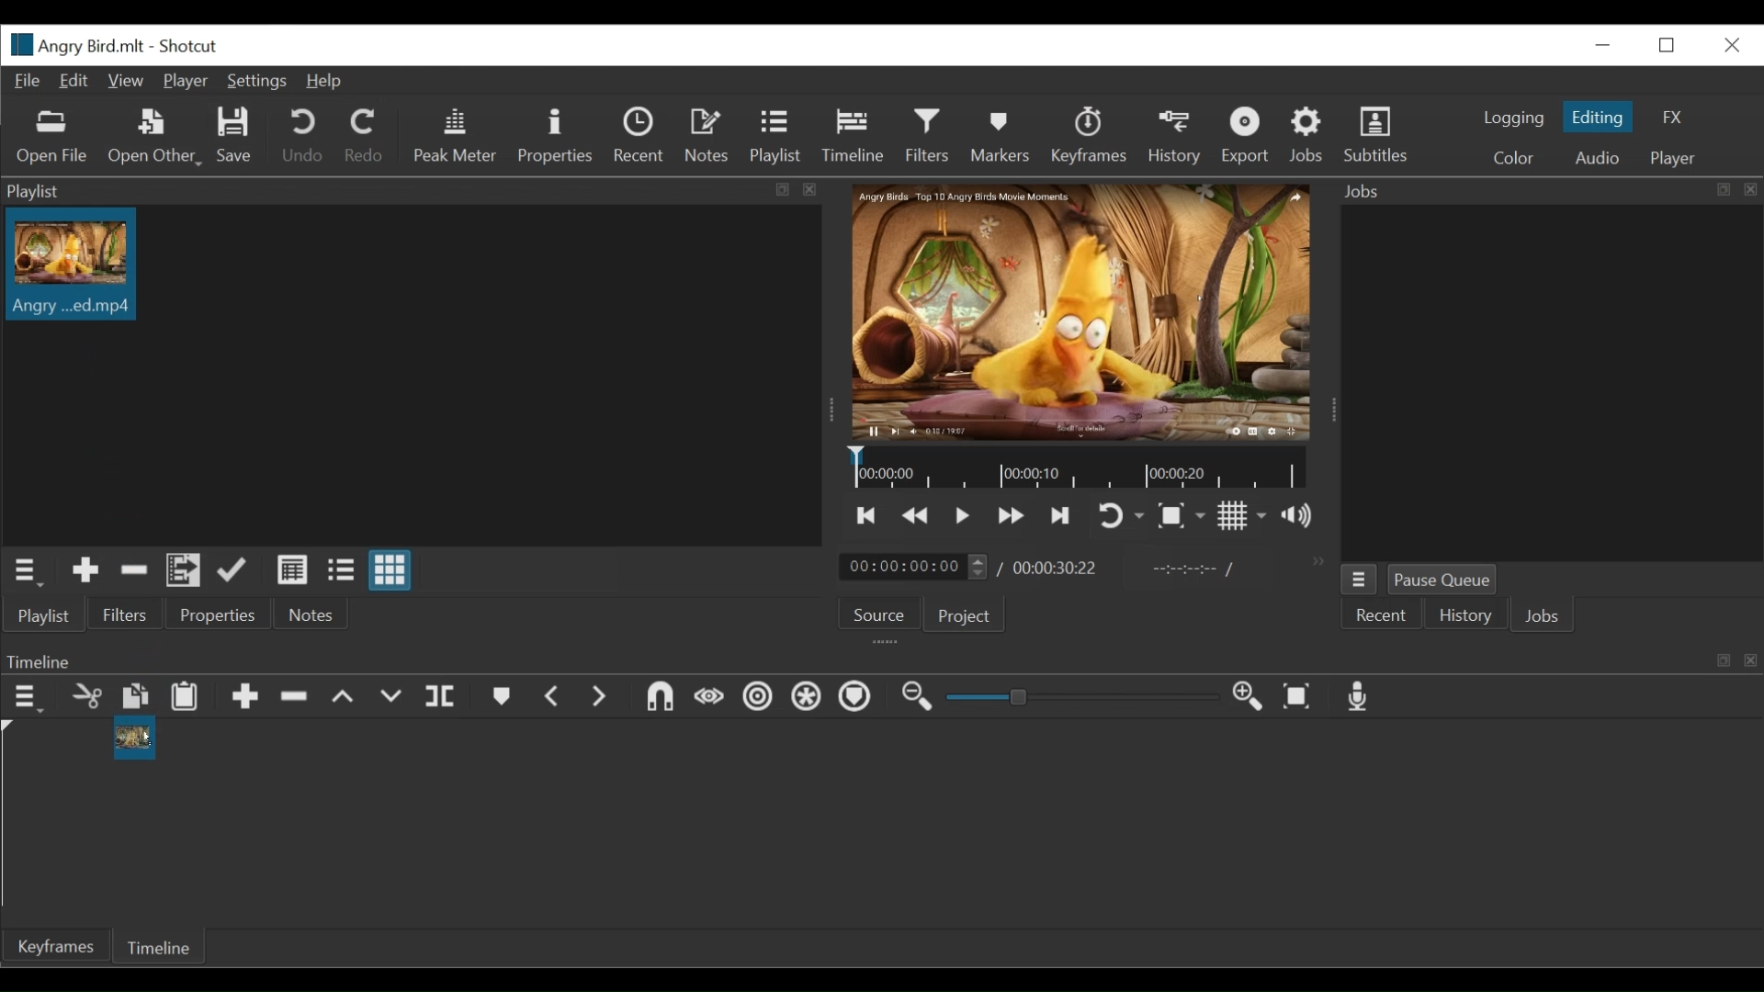  I want to click on Close, so click(1730, 45).